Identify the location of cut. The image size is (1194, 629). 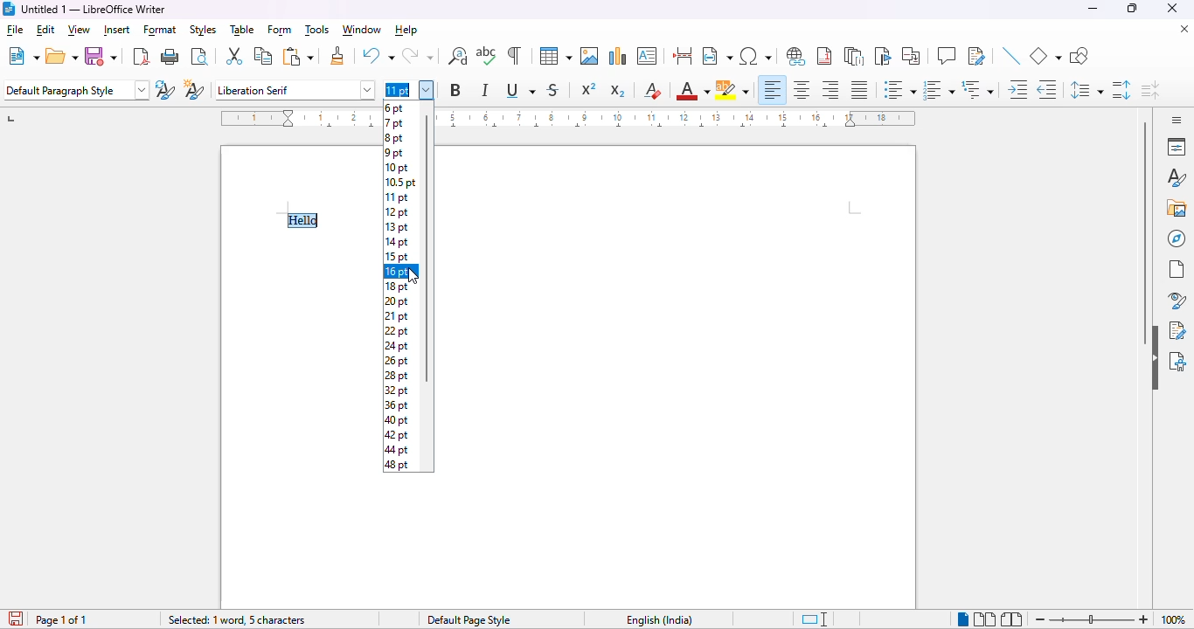
(235, 57).